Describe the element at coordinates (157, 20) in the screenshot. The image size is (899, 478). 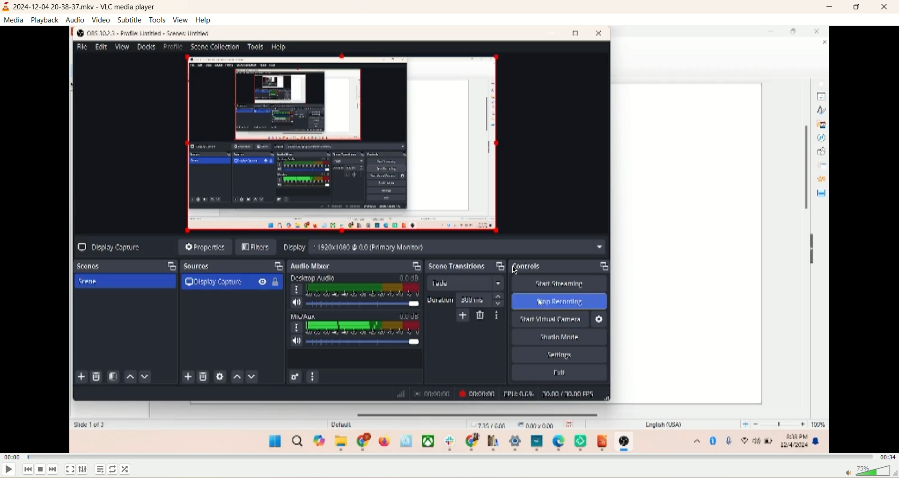
I see `tools` at that location.